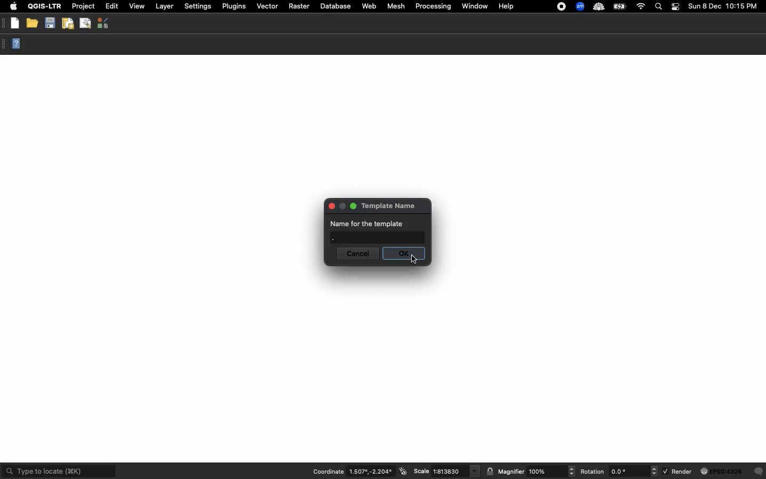 The image size is (766, 479). What do you see at coordinates (433, 5) in the screenshot?
I see `Processing` at bounding box center [433, 5].